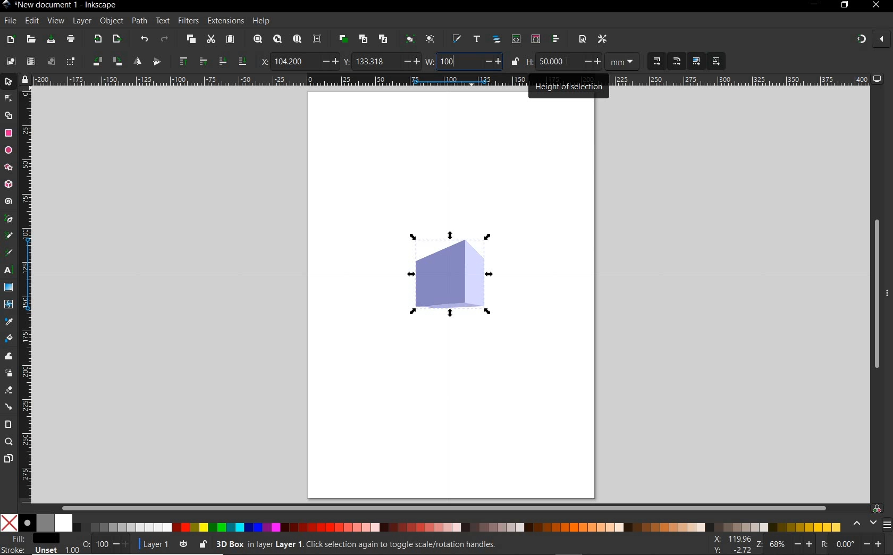 Image resolution: width=893 pixels, height=555 pixels. What do you see at coordinates (697, 61) in the screenshot?
I see `move gradients` at bounding box center [697, 61].